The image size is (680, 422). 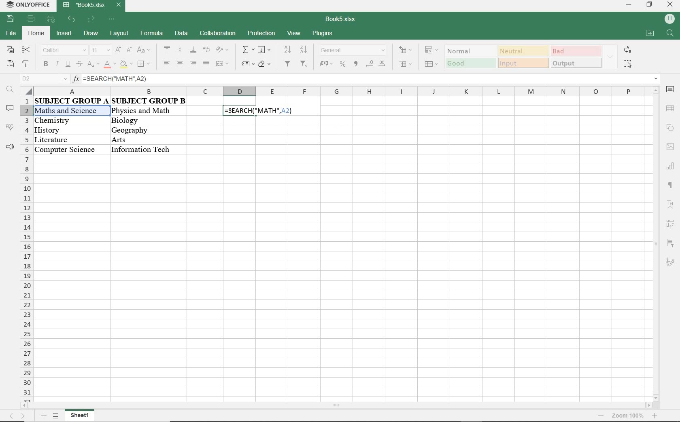 I want to click on clear, so click(x=266, y=65).